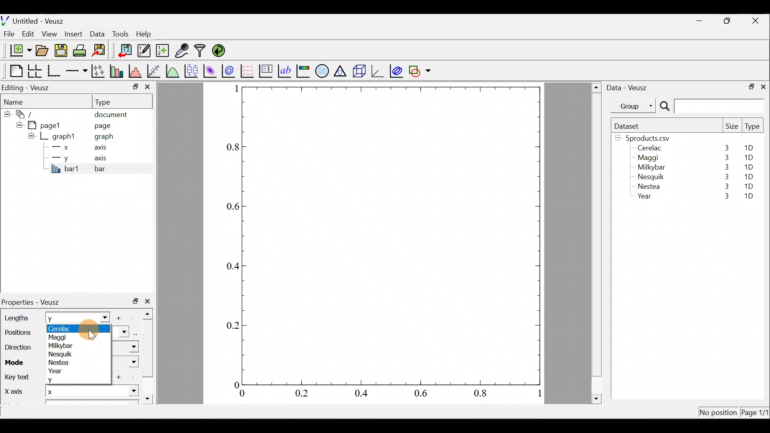 Image resolution: width=770 pixels, height=433 pixels. Describe the element at coordinates (235, 384) in the screenshot. I see `0` at that location.